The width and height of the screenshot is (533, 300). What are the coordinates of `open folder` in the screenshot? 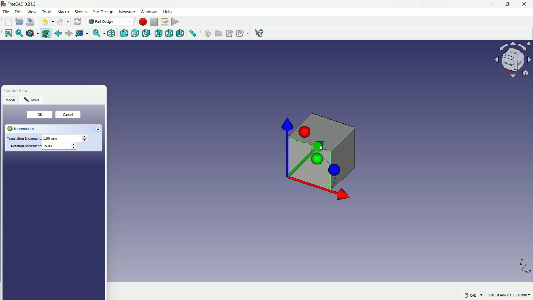 It's located at (19, 22).